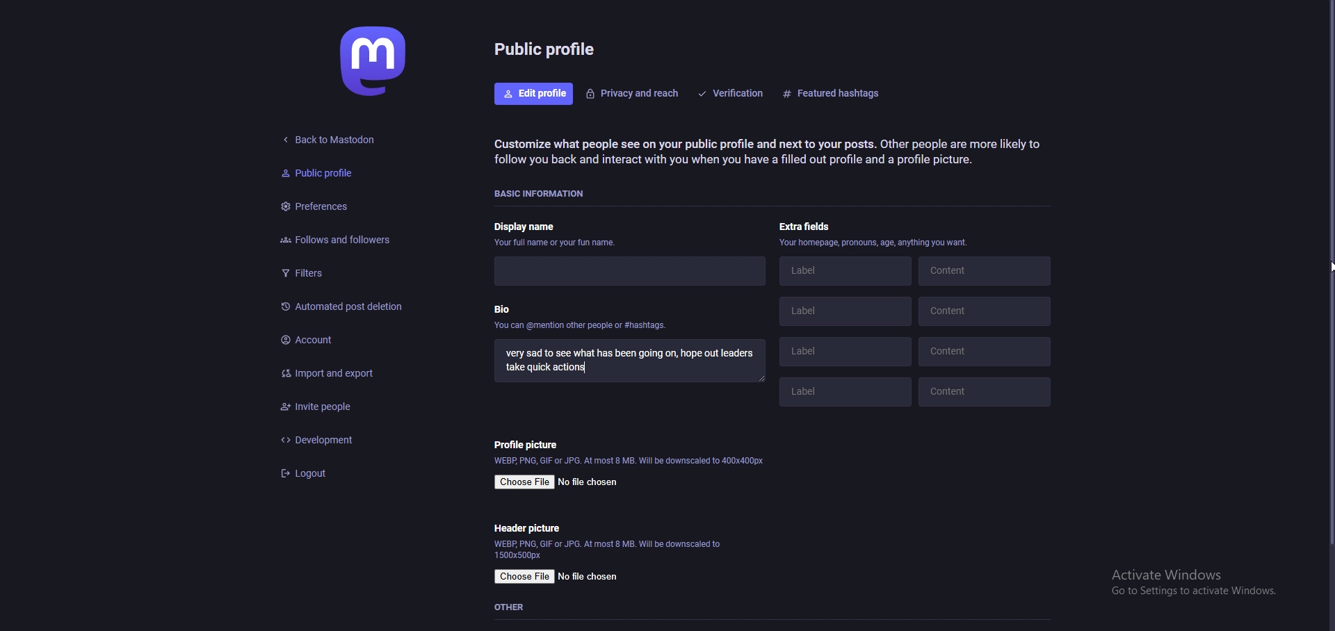 This screenshot has height=631, width=1335. What do you see at coordinates (344, 474) in the screenshot?
I see `logout` at bounding box center [344, 474].